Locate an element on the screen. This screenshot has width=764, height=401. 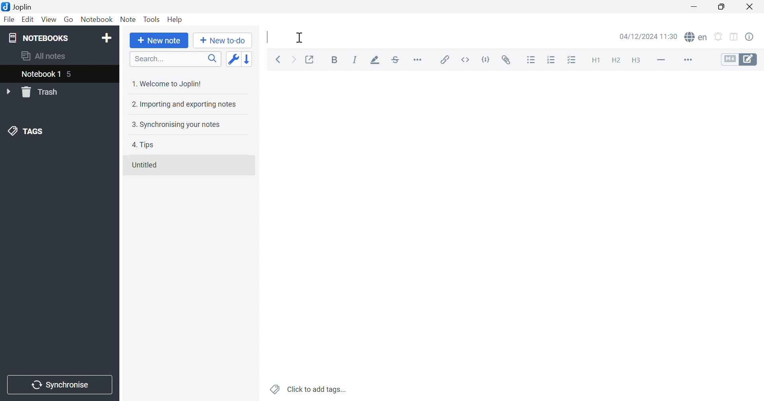
Help is located at coordinates (175, 18).